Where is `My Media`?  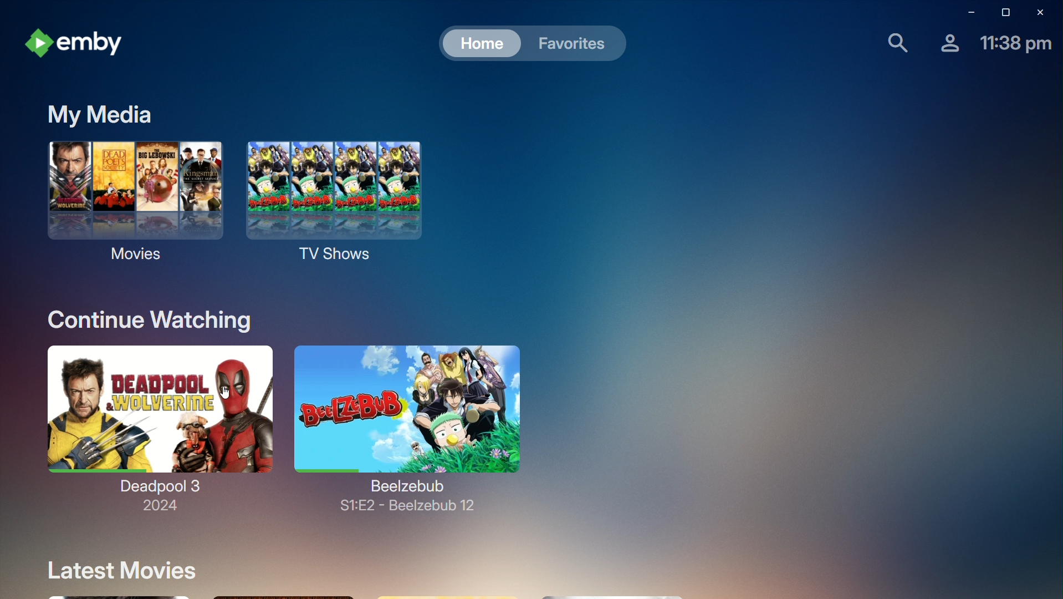
My Media is located at coordinates (94, 112).